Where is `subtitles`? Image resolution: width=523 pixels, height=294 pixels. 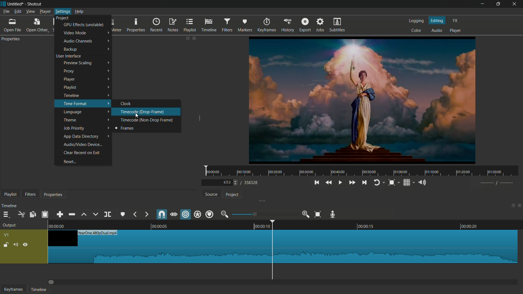
subtitles is located at coordinates (337, 24).